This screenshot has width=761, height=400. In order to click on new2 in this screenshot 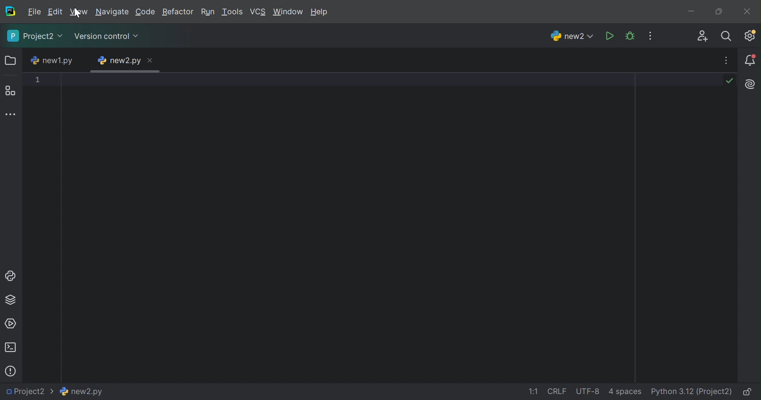, I will do `click(572, 36)`.